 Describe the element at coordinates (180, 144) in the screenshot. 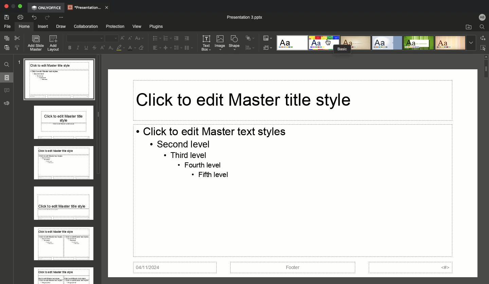

I see `+ Second level` at that location.